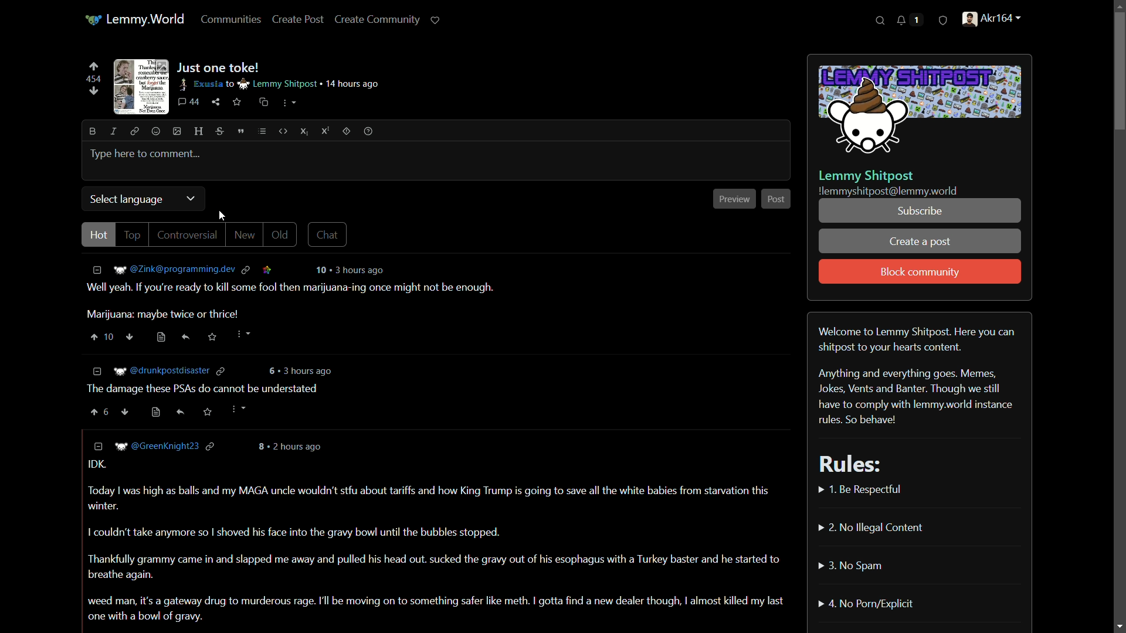 The image size is (1126, 633). Describe the element at coordinates (928, 470) in the screenshot. I see `Welcome to Lemmy Shitpost. Here you can shitpost to your hearts content. Anything and everything goes. Memes, Jokes, Vents and Banter. Though we still have to comply with lemmy.world instance rules. So behave! Rules:» 1. Be Respectful» 2. No Illegal Content» 3. No Spam» 4. No Porn/Explicit` at that location.